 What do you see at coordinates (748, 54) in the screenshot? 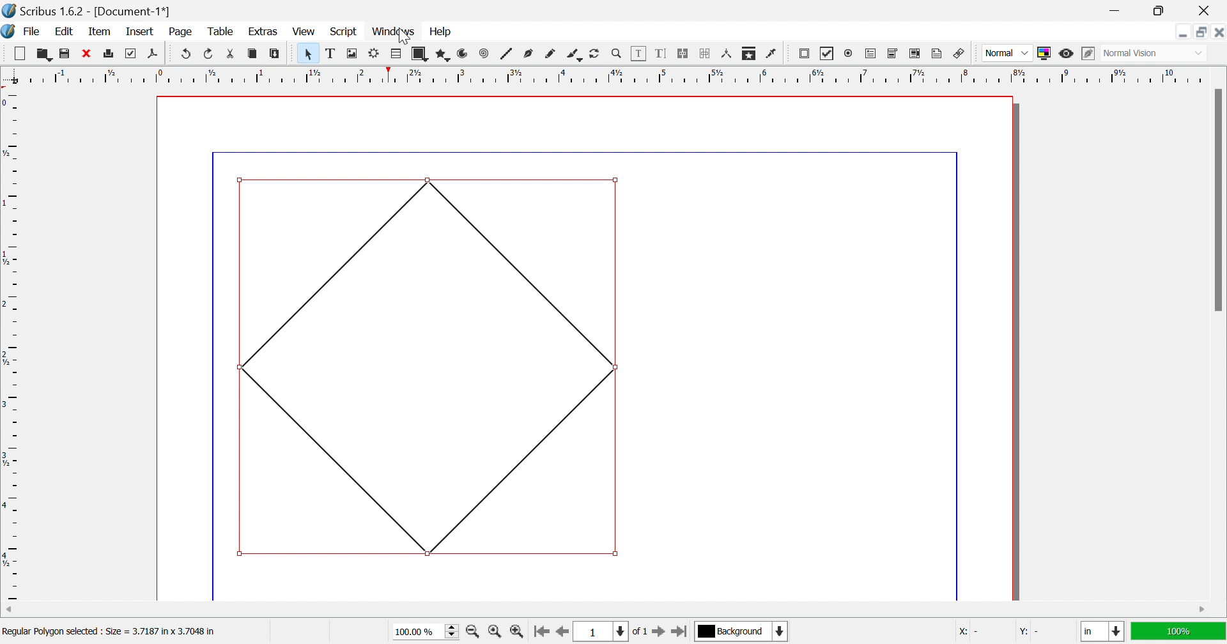
I see `Copy item properties` at bounding box center [748, 54].